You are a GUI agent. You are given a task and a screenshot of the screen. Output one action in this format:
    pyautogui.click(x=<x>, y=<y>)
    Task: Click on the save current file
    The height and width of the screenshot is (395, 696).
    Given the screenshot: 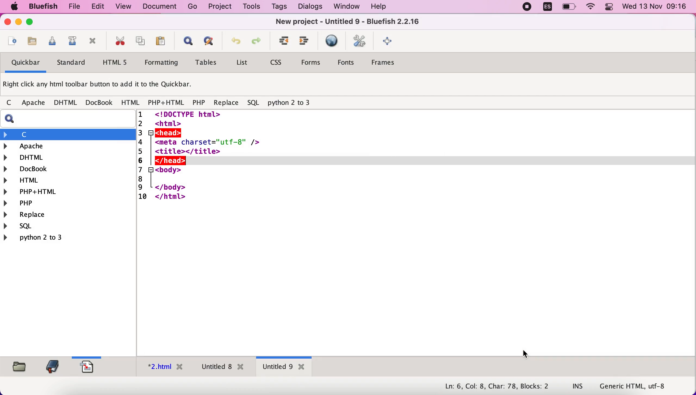 What is the action you would take?
    pyautogui.click(x=51, y=43)
    